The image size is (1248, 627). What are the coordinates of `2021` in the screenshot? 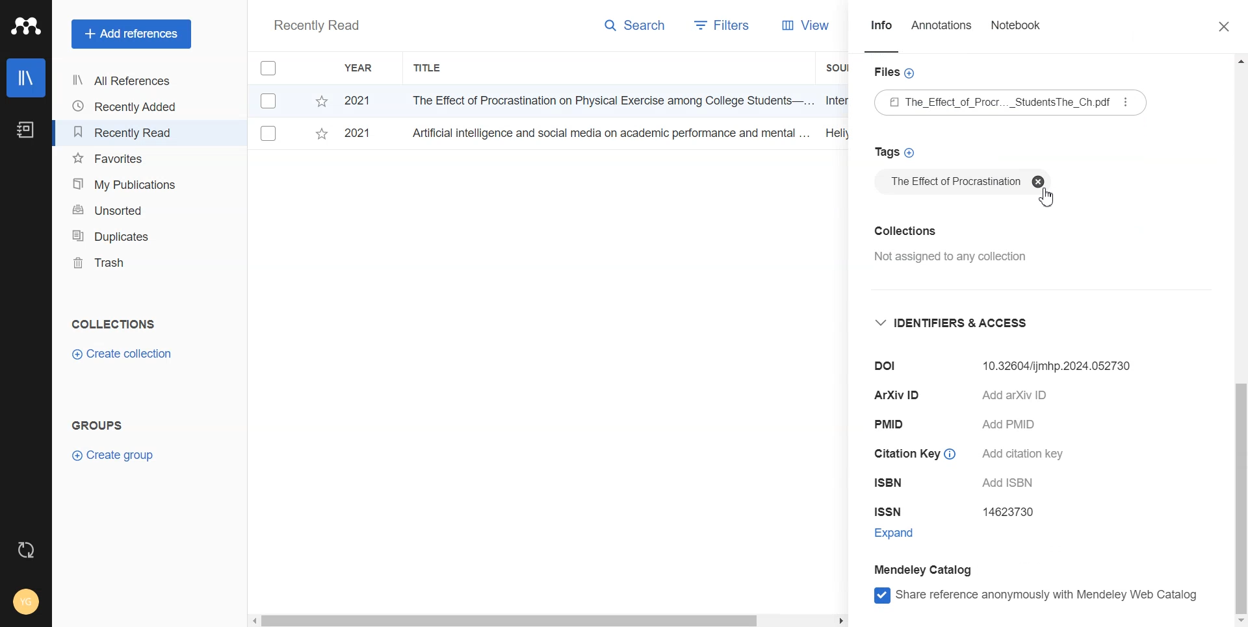 It's located at (357, 132).